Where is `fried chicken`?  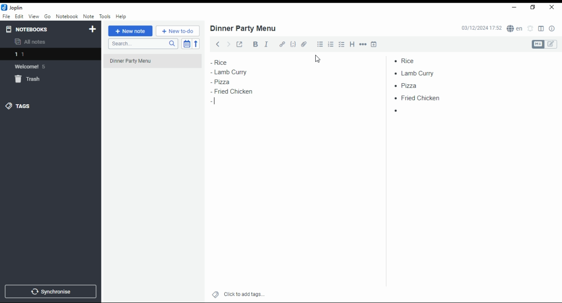
fried chicken is located at coordinates (234, 92).